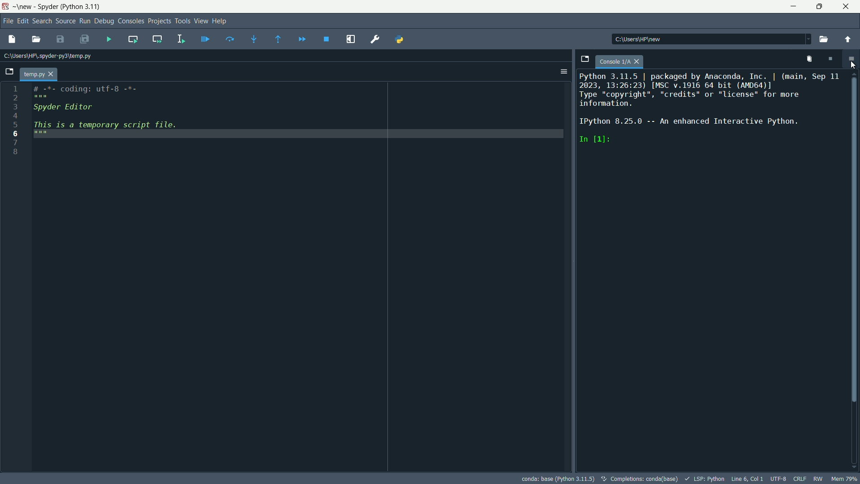 The height and width of the screenshot is (484, 860). What do you see at coordinates (39, 73) in the screenshot?
I see `temp.py` at bounding box center [39, 73].